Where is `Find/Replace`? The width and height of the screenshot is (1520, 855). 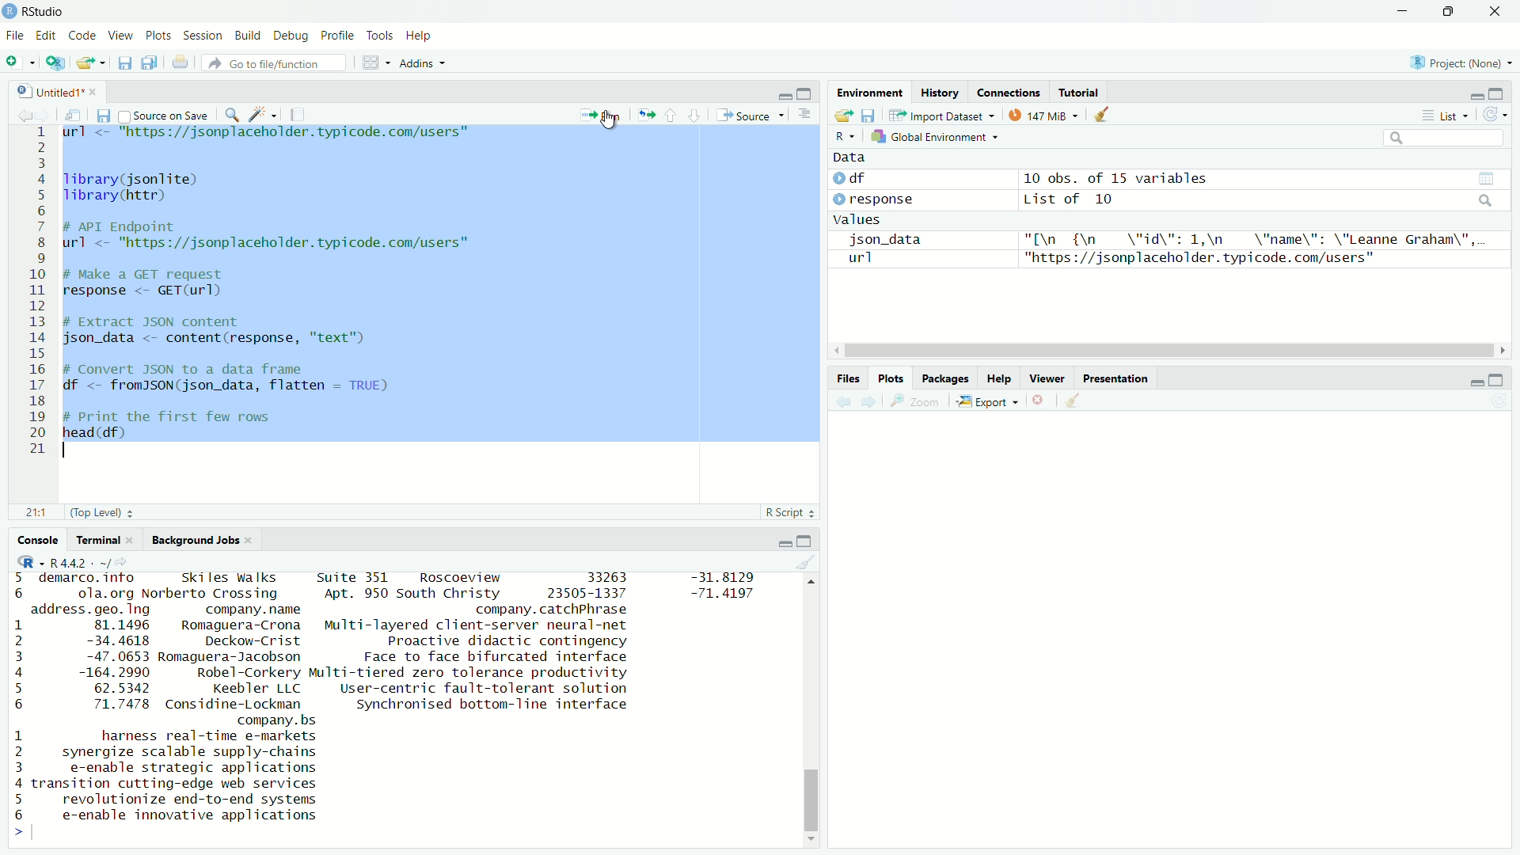
Find/Replace is located at coordinates (233, 115).